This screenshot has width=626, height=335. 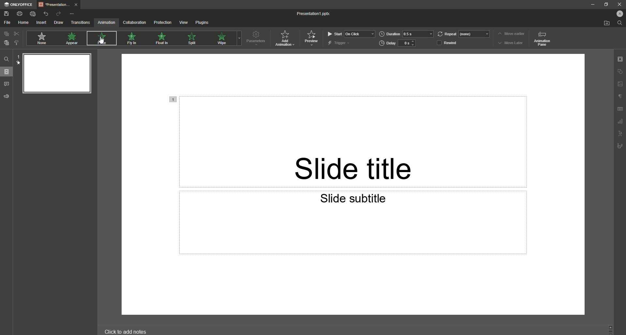 I want to click on Restore, so click(x=605, y=5).